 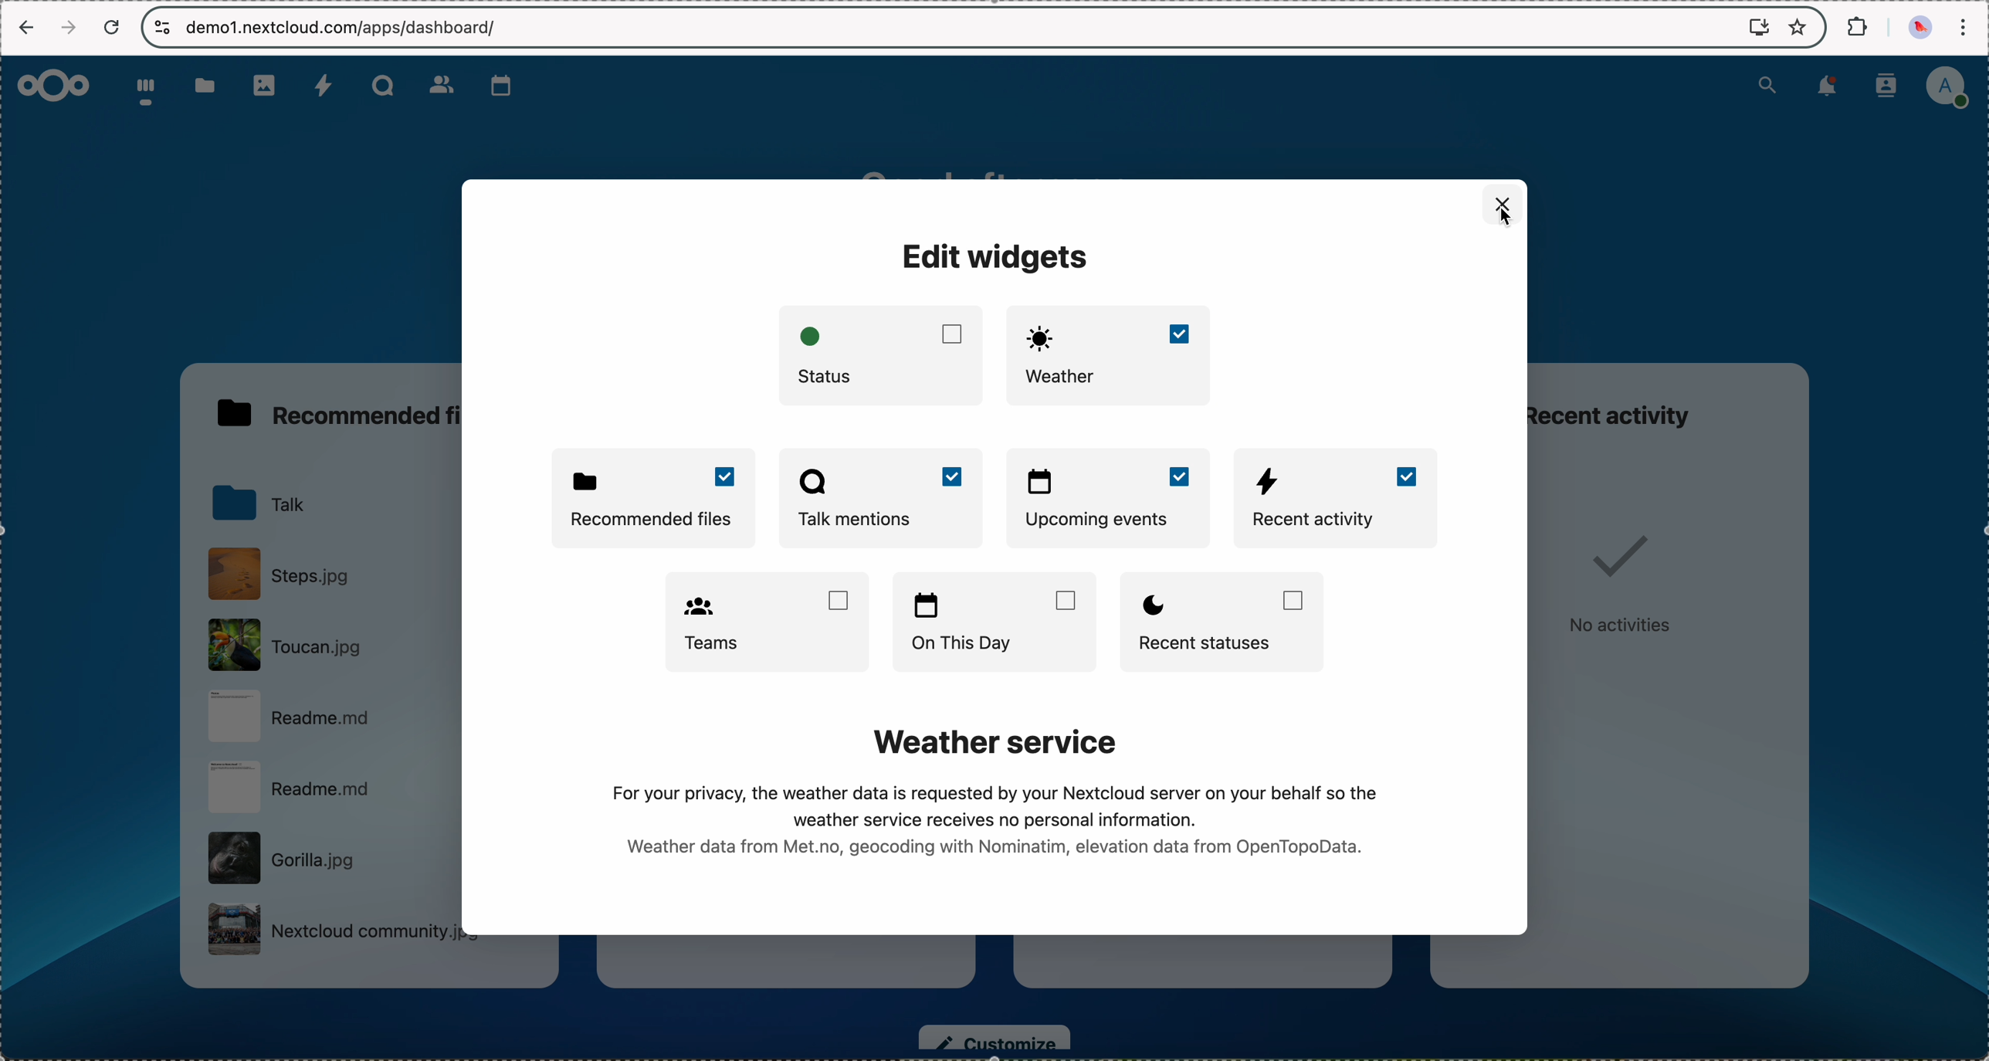 I want to click on Talk, so click(x=380, y=84).